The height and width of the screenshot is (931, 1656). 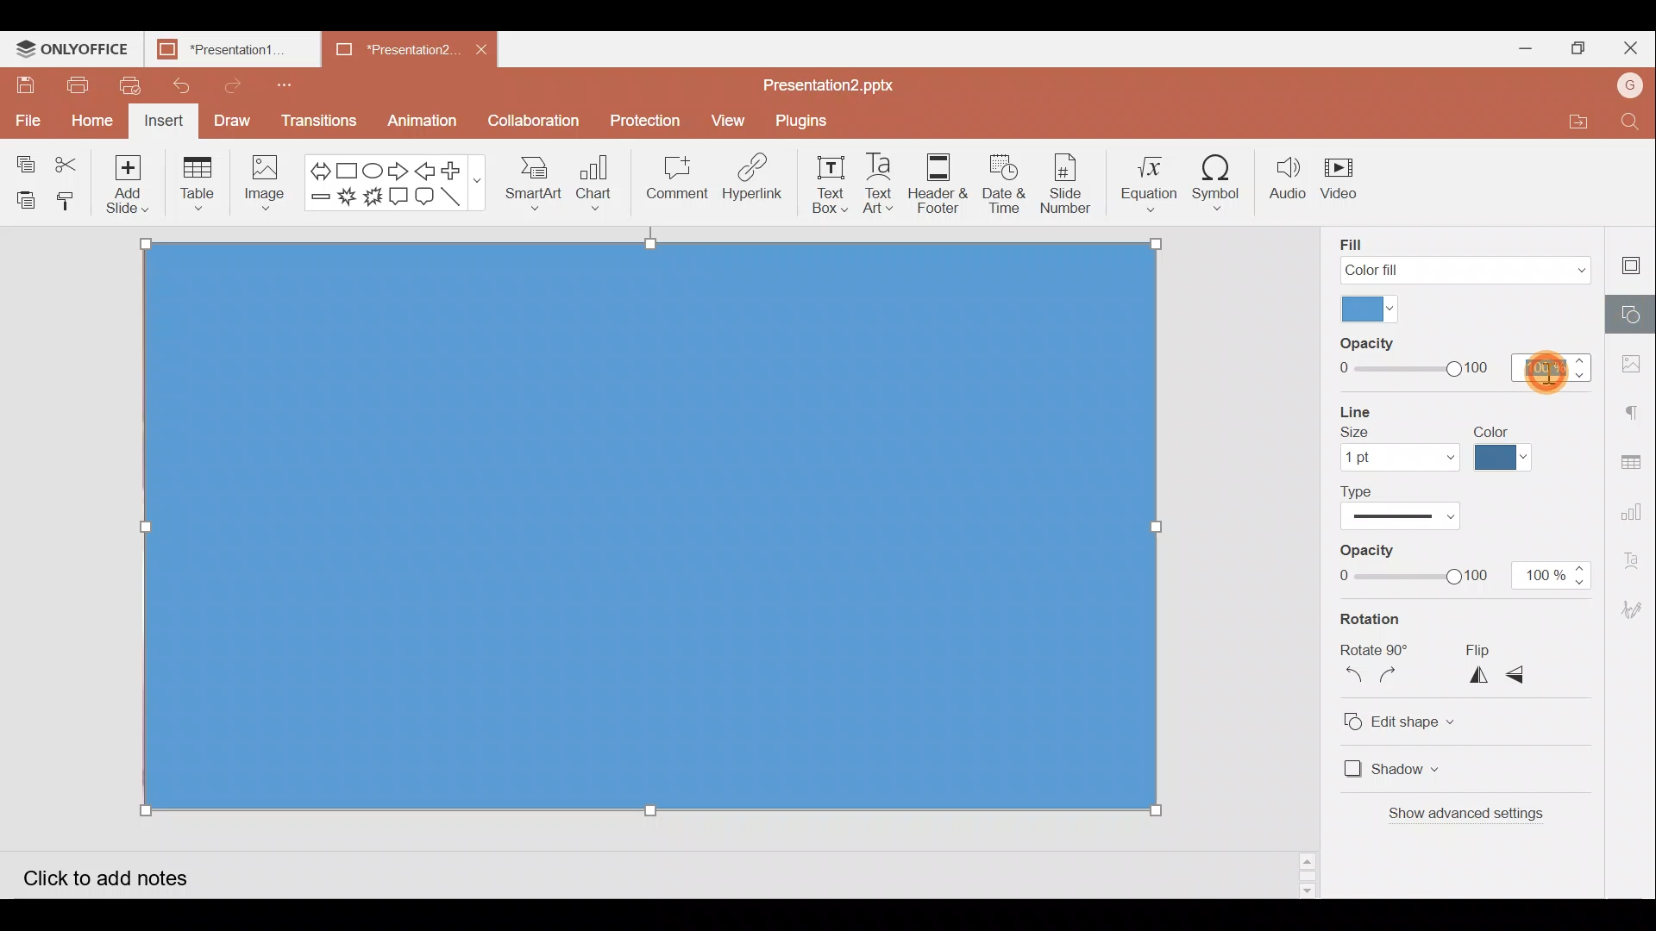 I want to click on SmartArt, so click(x=532, y=186).